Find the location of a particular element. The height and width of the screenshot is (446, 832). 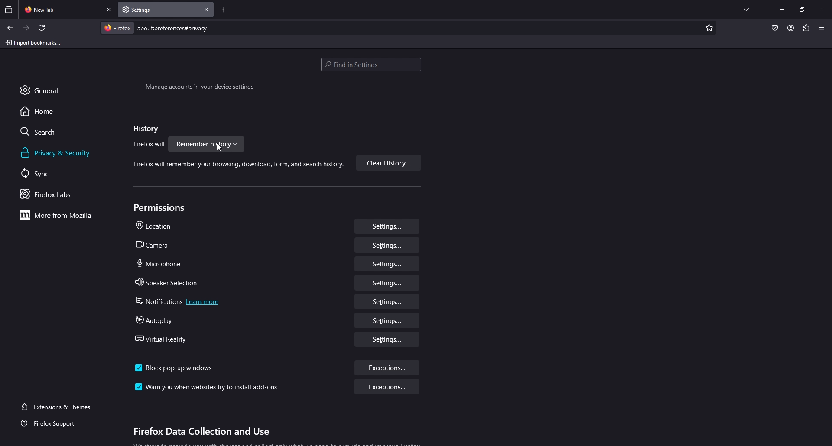

back is located at coordinates (10, 28).